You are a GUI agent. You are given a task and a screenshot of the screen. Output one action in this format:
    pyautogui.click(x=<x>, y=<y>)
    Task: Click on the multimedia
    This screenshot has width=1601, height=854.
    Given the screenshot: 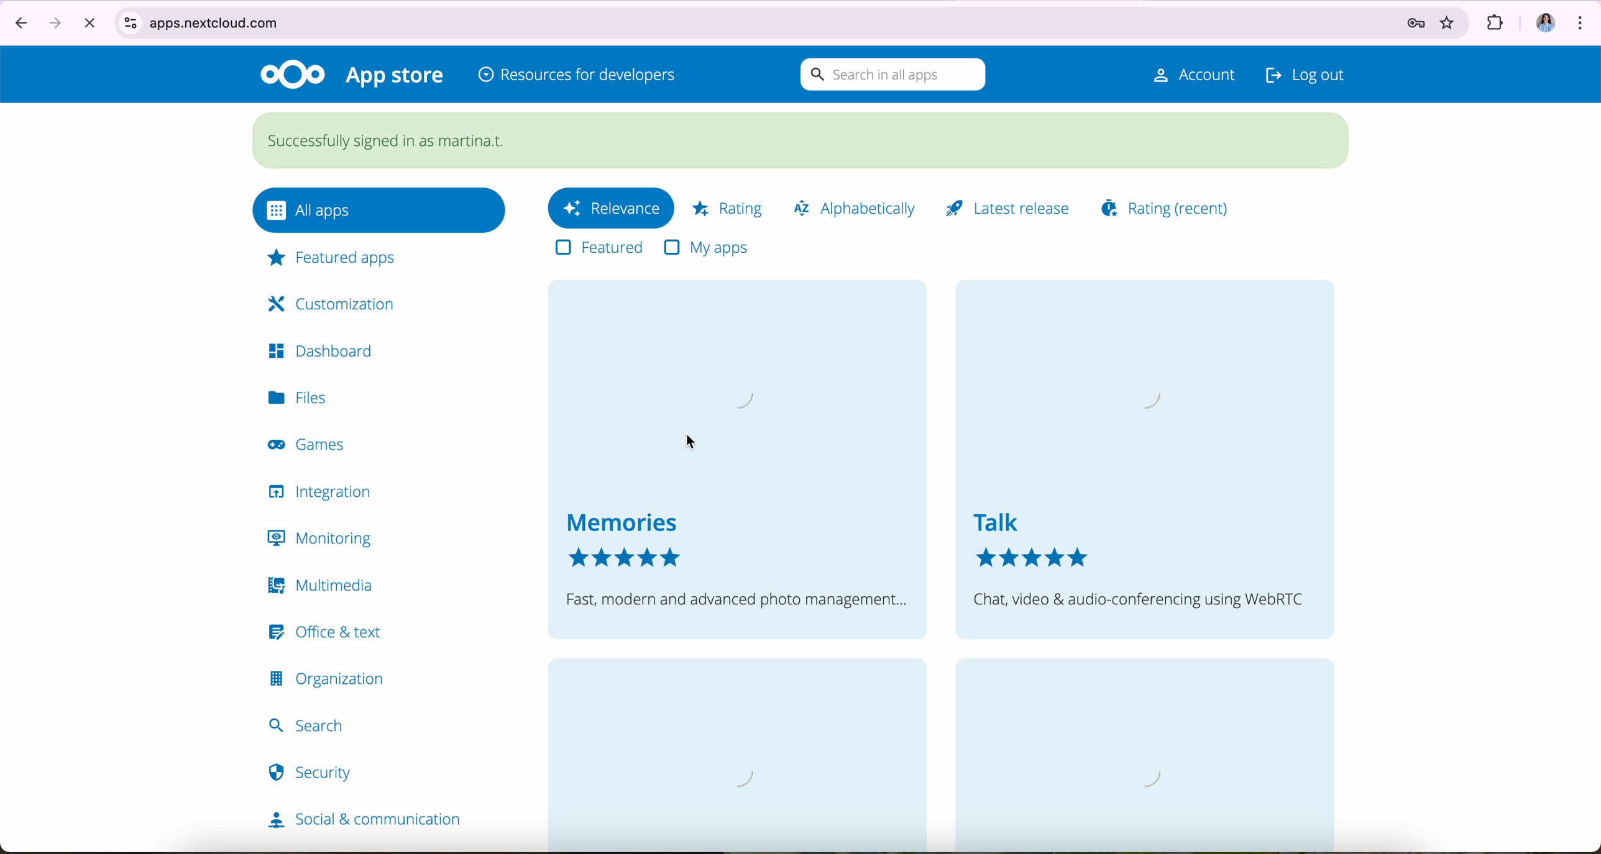 What is the action you would take?
    pyautogui.click(x=322, y=583)
    